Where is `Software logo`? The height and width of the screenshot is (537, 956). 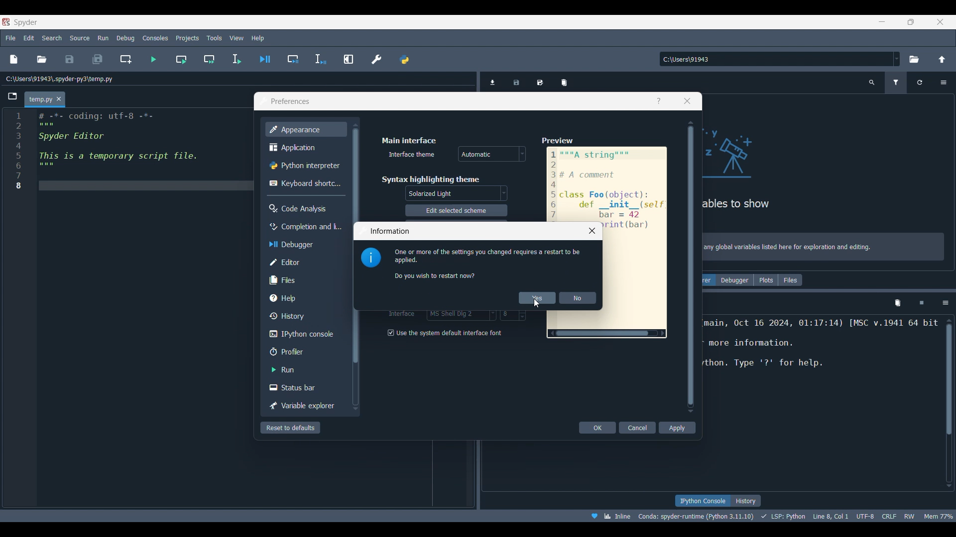 Software logo is located at coordinates (25, 22).